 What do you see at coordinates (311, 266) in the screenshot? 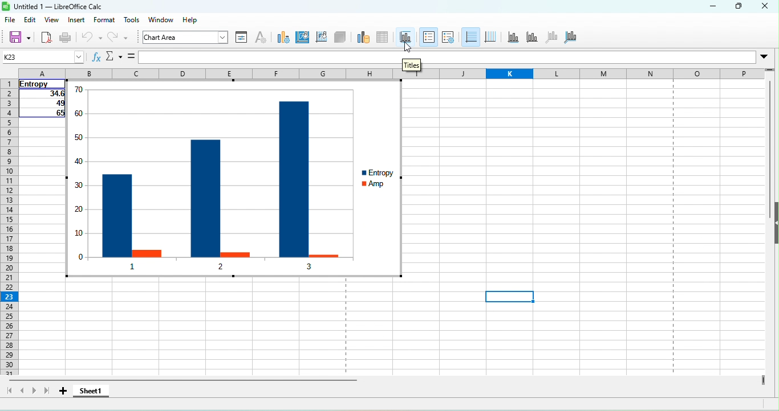
I see `3` at bounding box center [311, 266].